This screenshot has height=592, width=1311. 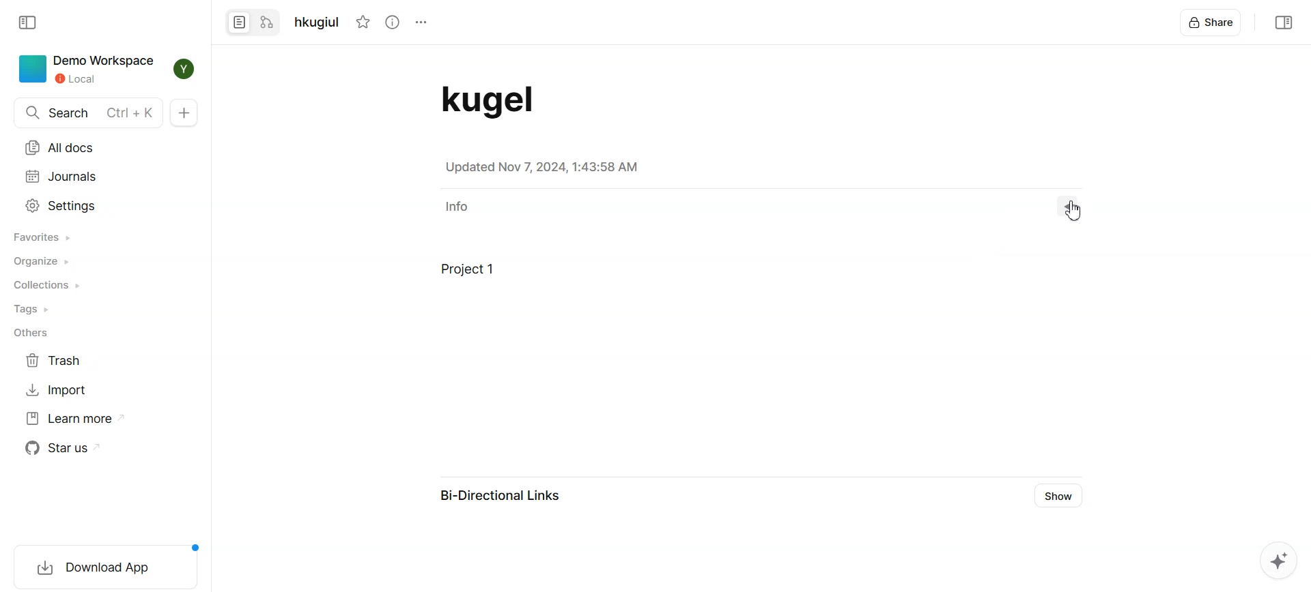 What do you see at coordinates (74, 419) in the screenshot?
I see `Learn more` at bounding box center [74, 419].